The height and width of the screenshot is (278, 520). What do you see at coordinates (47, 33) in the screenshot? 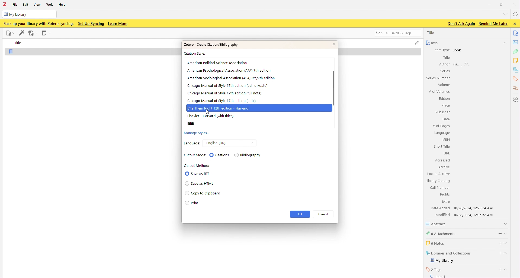
I see `Note` at bounding box center [47, 33].